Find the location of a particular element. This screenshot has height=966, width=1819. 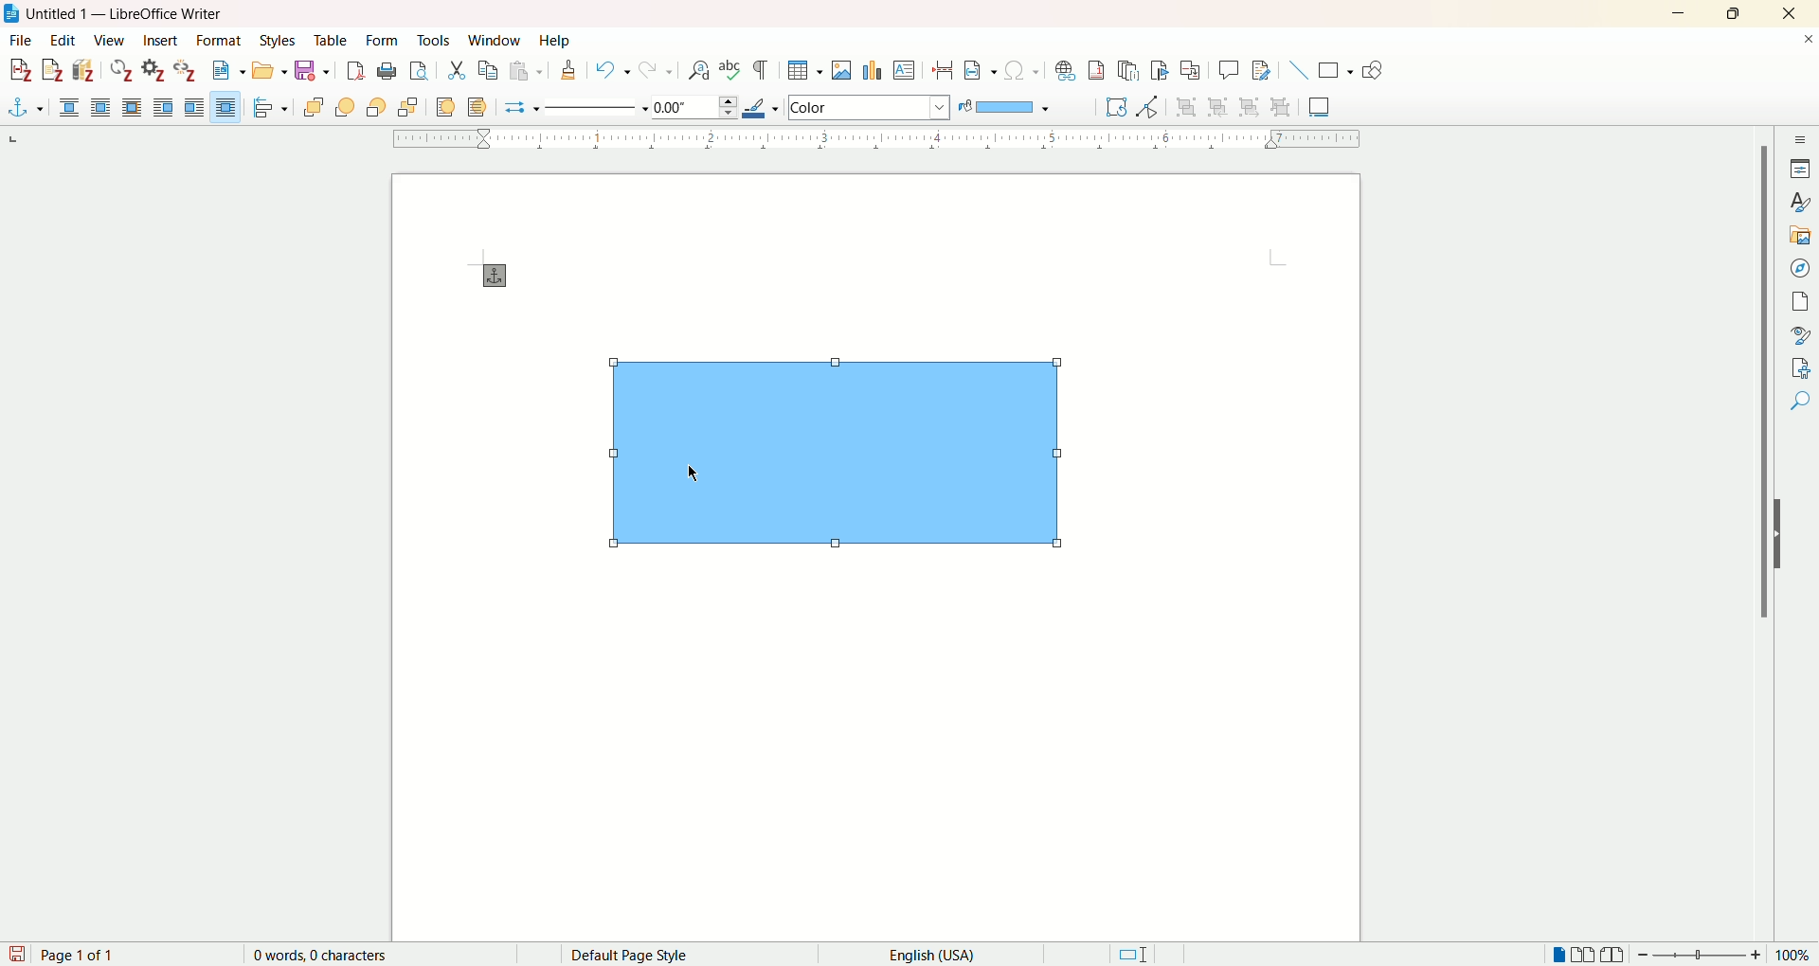

insert pagebreak is located at coordinates (943, 69).